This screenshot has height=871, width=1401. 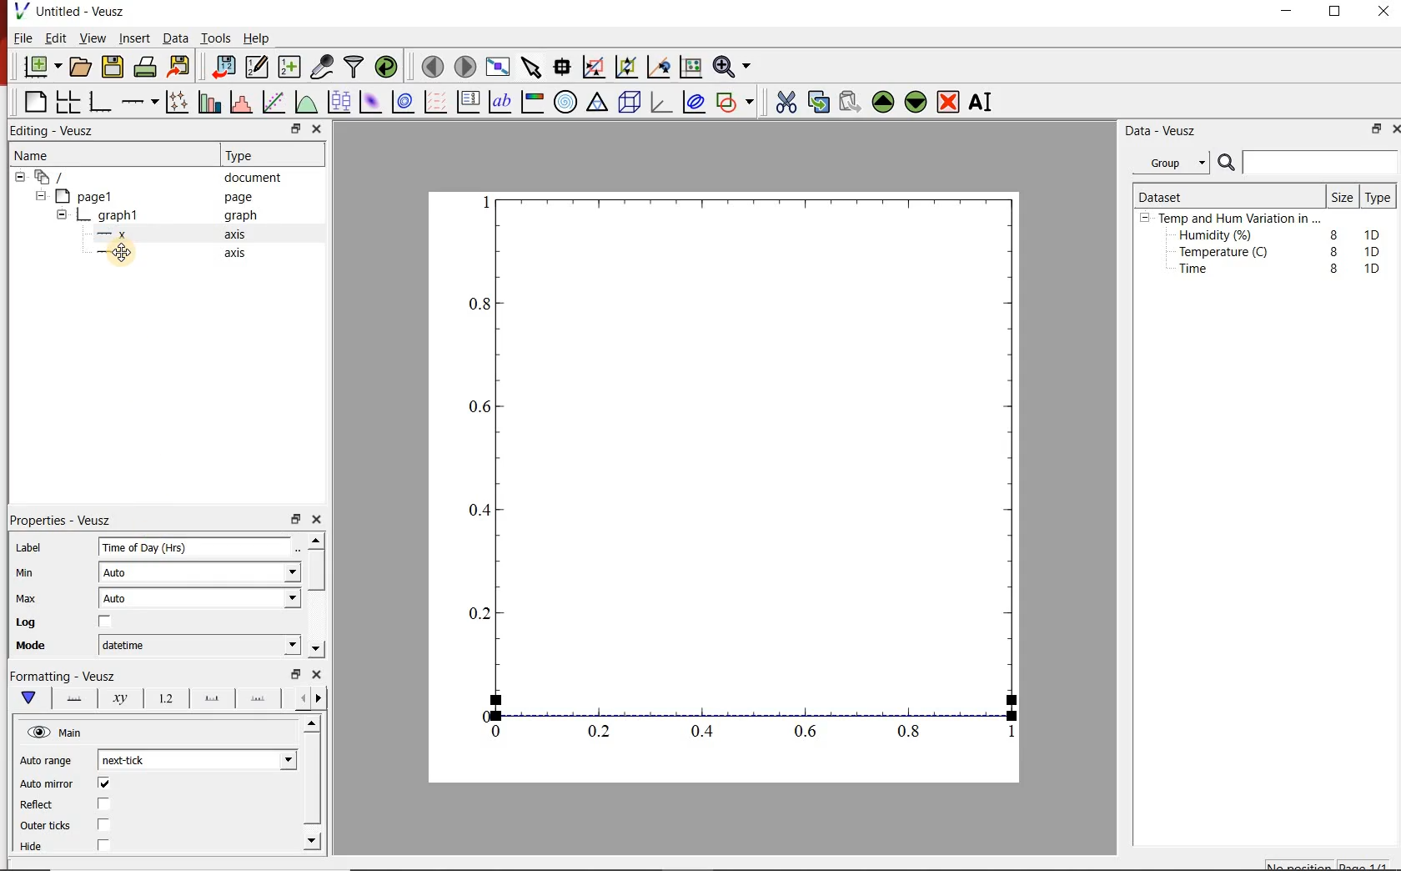 What do you see at coordinates (319, 593) in the screenshot?
I see `scroll bar` at bounding box center [319, 593].